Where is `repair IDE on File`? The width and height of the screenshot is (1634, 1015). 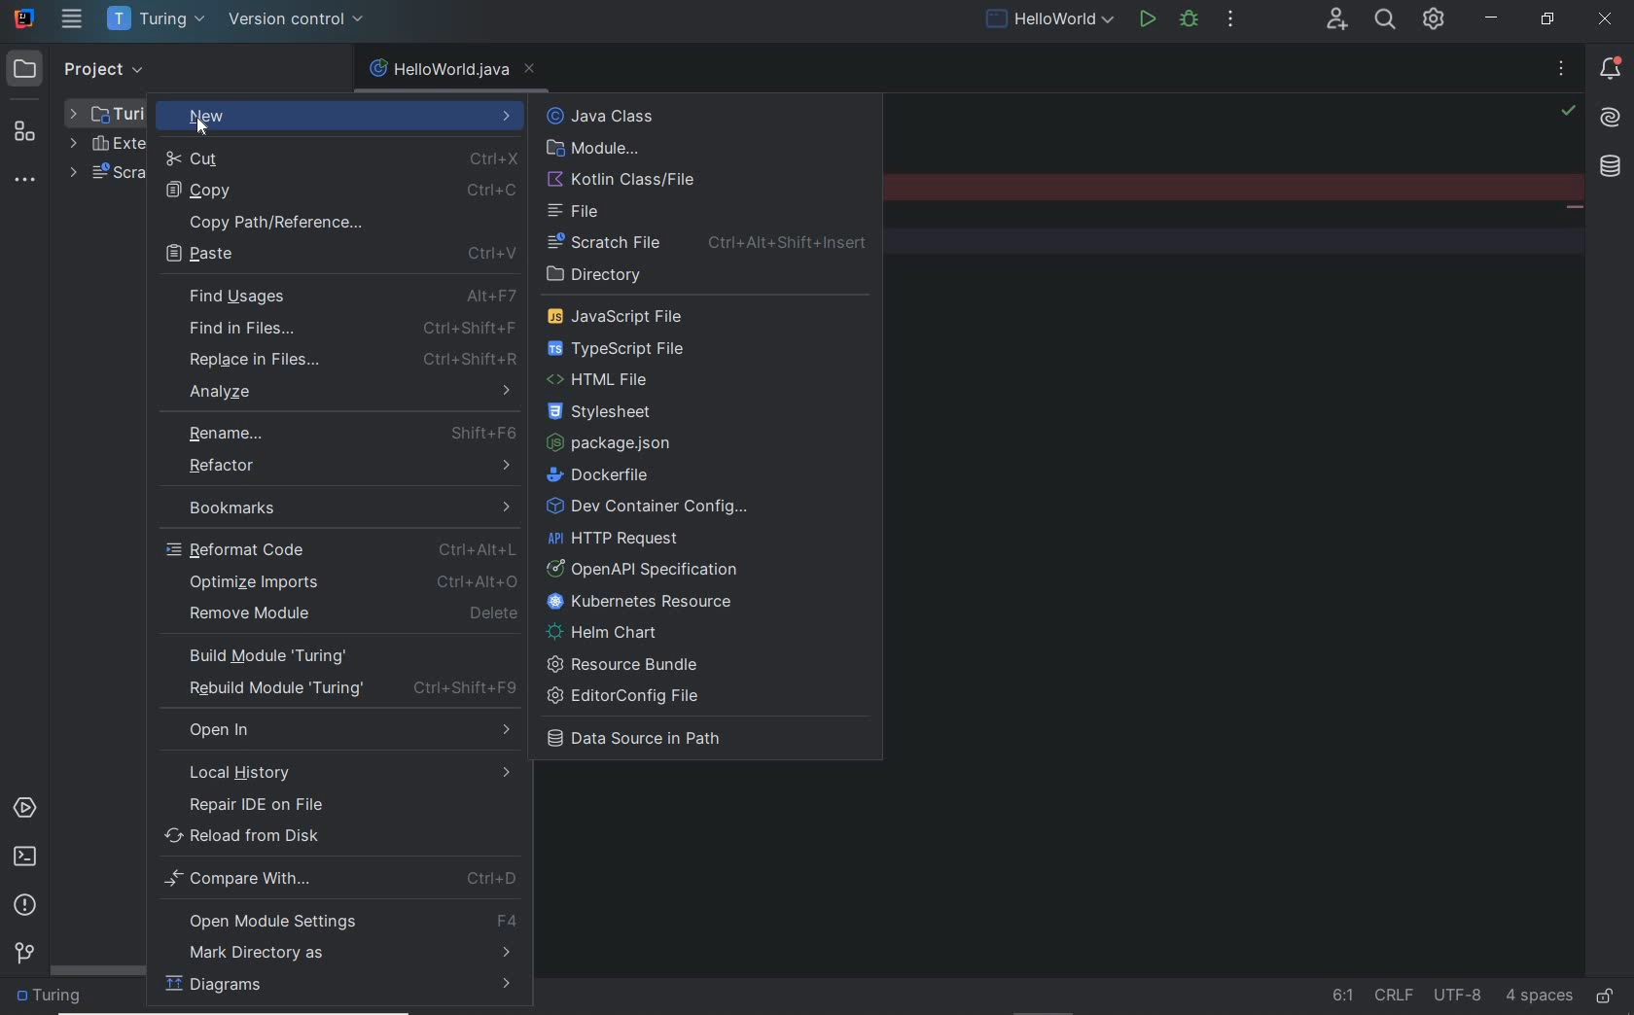
repair IDE on File is located at coordinates (332, 805).